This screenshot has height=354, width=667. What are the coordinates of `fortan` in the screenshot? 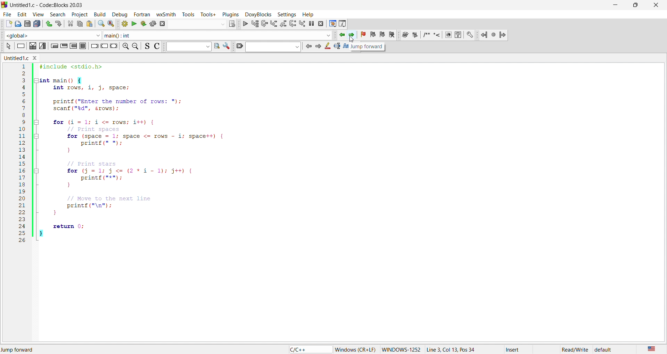 It's located at (141, 14).